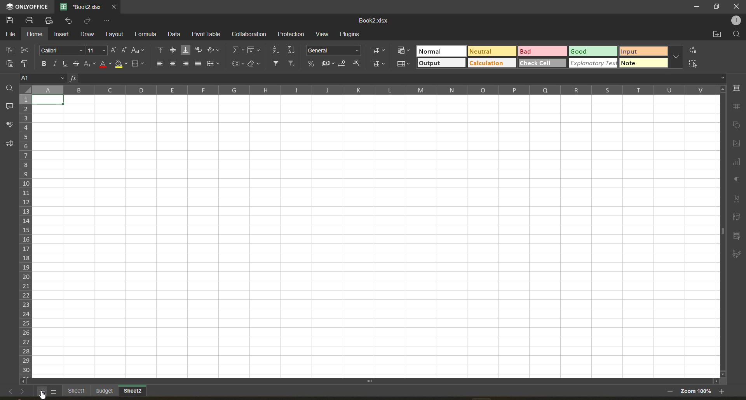 Image resolution: width=746 pixels, height=400 pixels. What do you see at coordinates (723, 374) in the screenshot?
I see `scroll down` at bounding box center [723, 374].